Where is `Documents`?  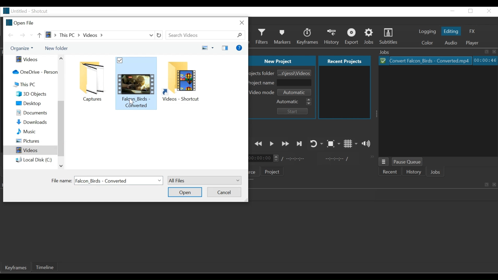 Documents is located at coordinates (34, 113).